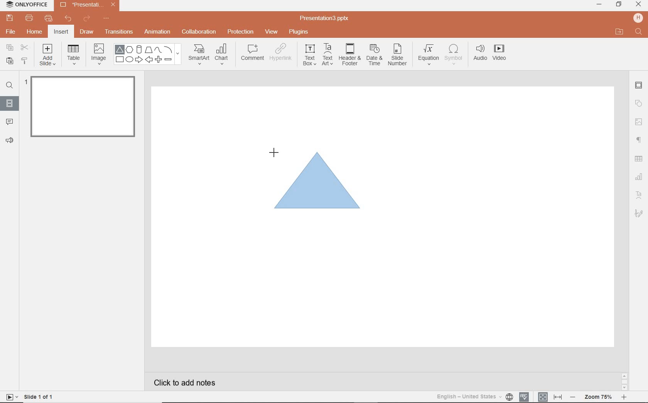  What do you see at coordinates (9, 121) in the screenshot?
I see `COMMENTS` at bounding box center [9, 121].